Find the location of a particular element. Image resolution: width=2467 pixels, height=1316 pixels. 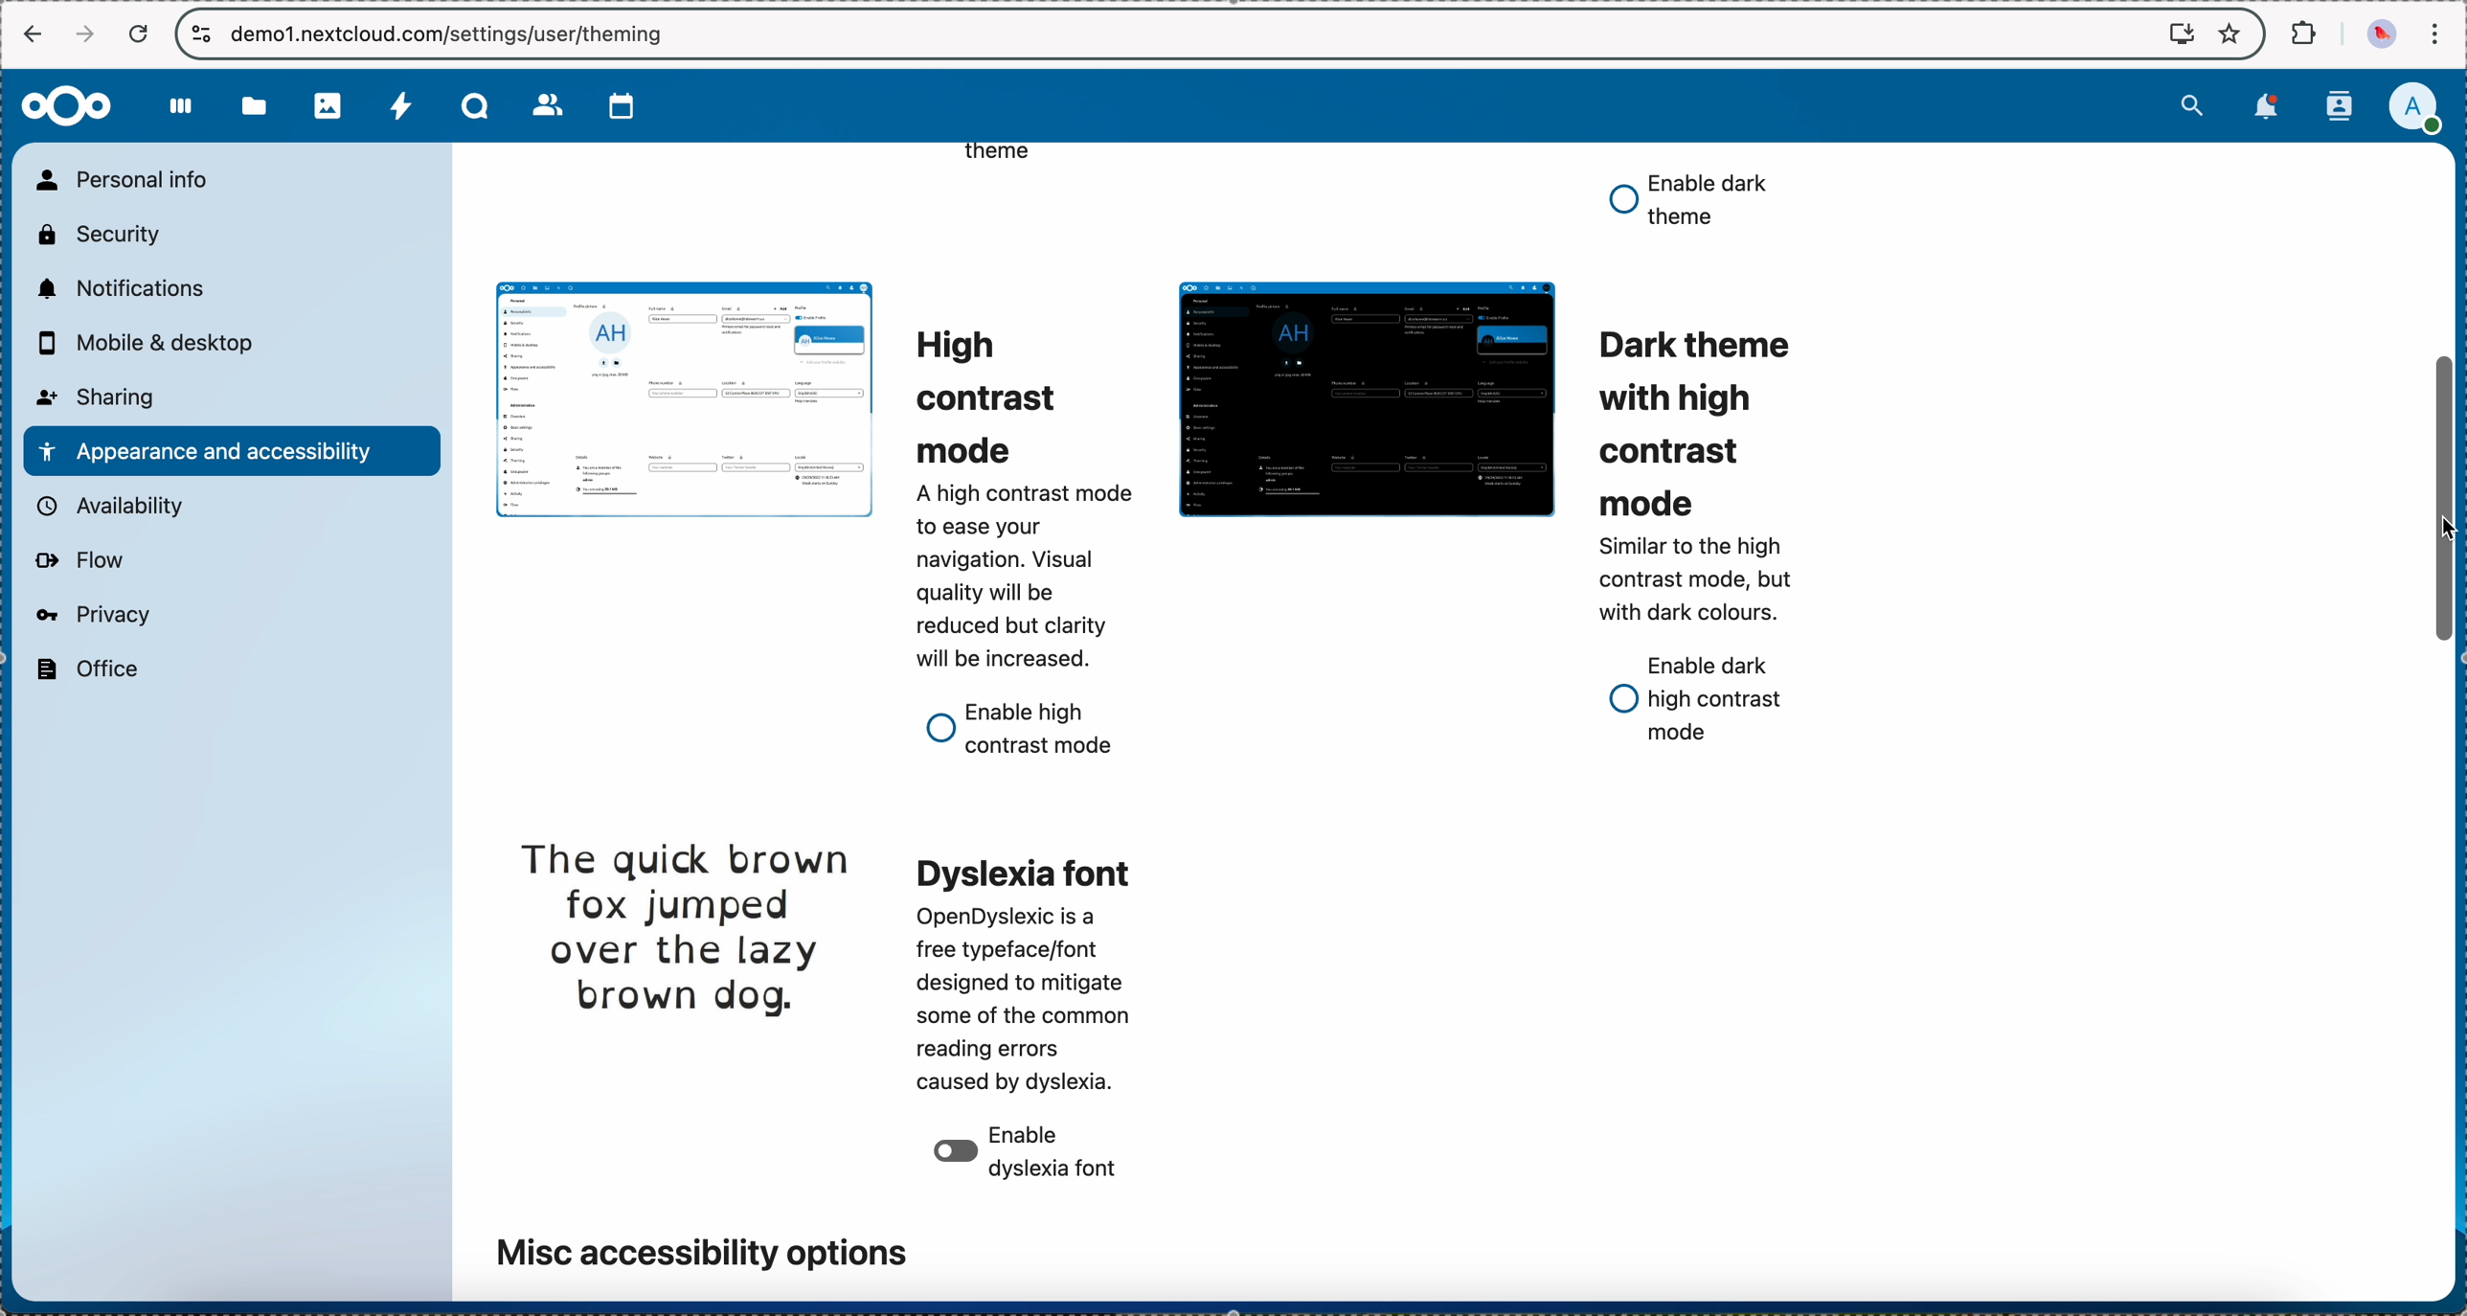

activity is located at coordinates (397, 108).